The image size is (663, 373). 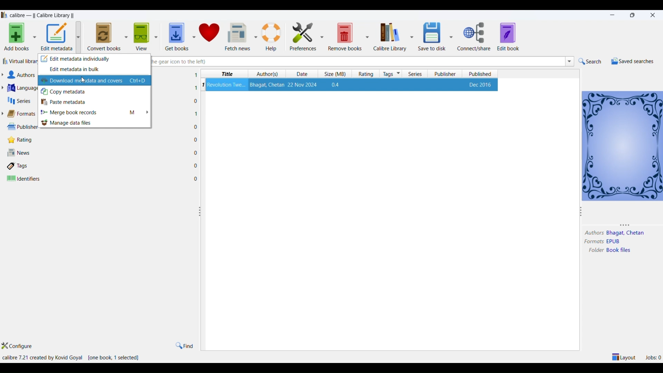 What do you see at coordinates (624, 356) in the screenshot?
I see `layout` at bounding box center [624, 356].